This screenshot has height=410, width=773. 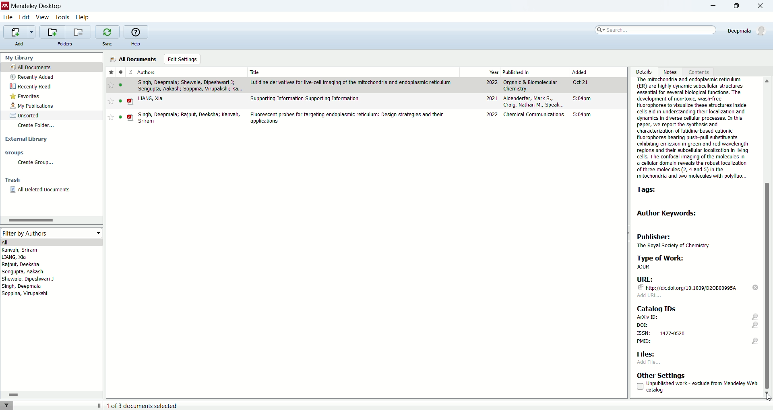 What do you see at coordinates (6, 405) in the screenshot?
I see `filter` at bounding box center [6, 405].